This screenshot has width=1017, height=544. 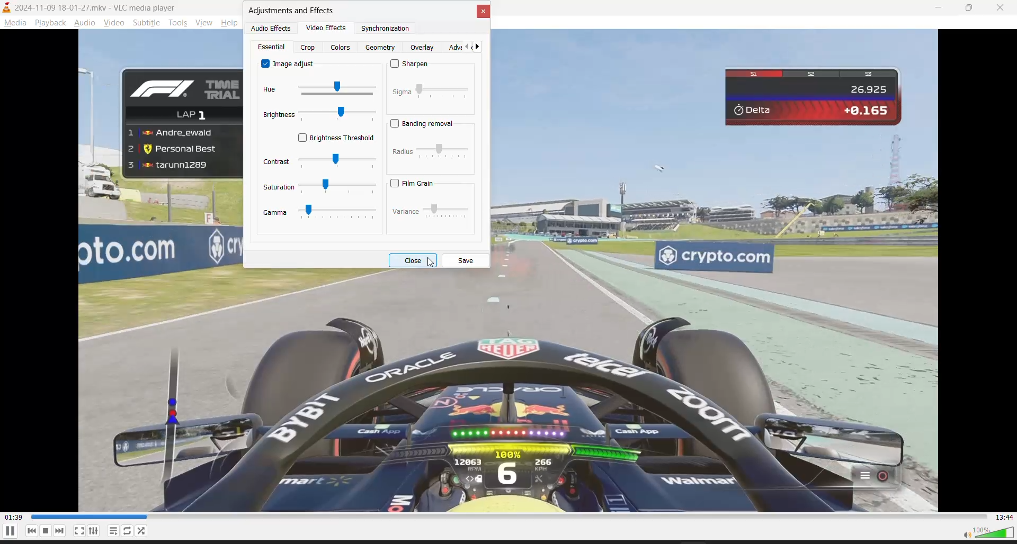 I want to click on stop, so click(x=45, y=530).